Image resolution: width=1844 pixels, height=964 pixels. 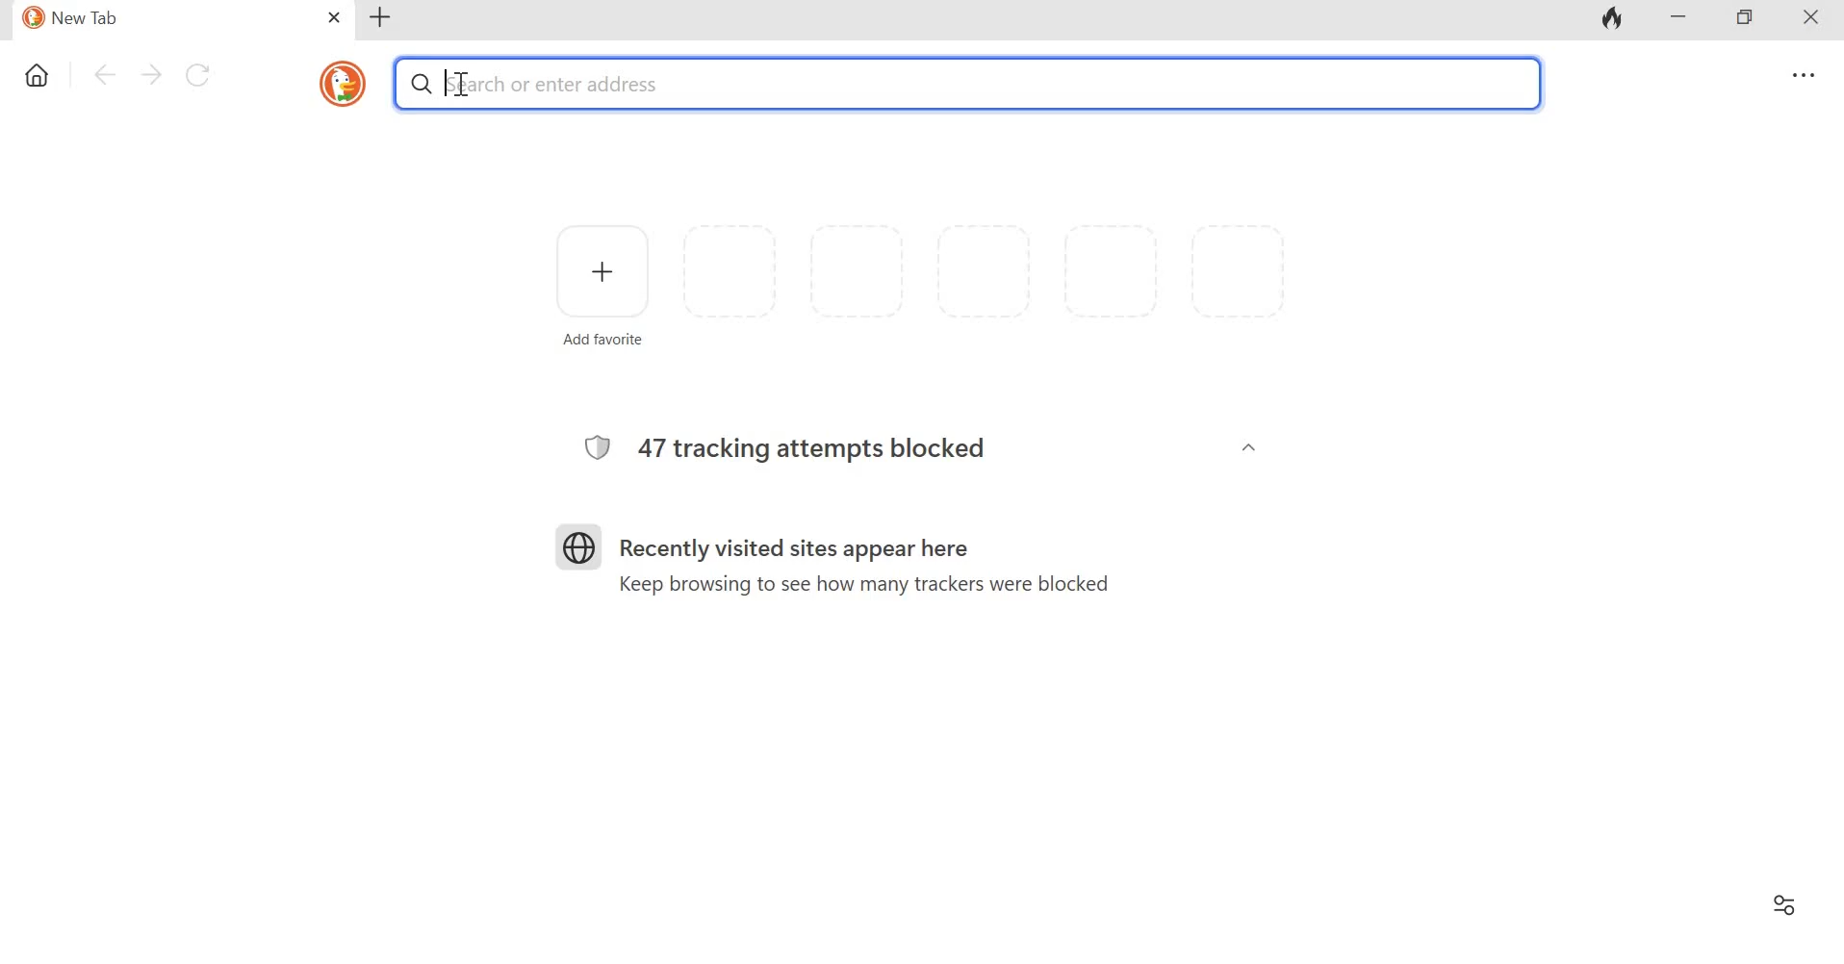 What do you see at coordinates (201, 73) in the screenshot?
I see `Reload this page` at bounding box center [201, 73].